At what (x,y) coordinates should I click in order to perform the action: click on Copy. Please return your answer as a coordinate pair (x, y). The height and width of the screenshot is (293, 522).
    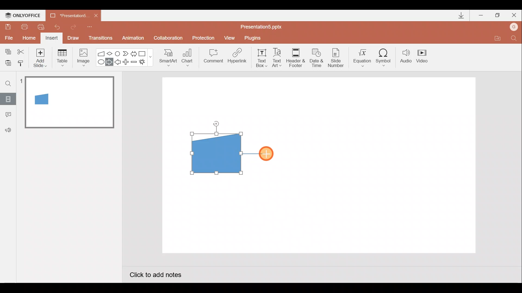
    Looking at the image, I should click on (7, 51).